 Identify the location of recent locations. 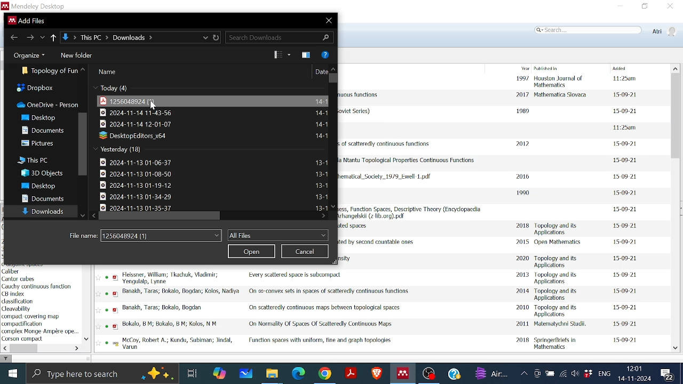
(43, 36).